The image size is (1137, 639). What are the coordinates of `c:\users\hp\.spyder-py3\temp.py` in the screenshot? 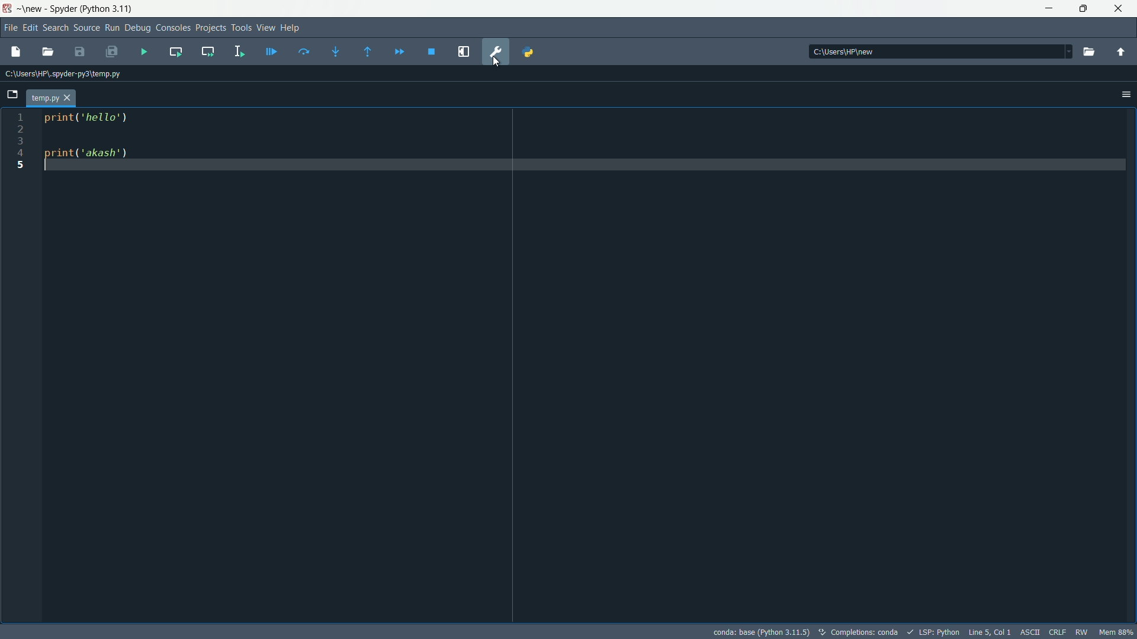 It's located at (69, 73).